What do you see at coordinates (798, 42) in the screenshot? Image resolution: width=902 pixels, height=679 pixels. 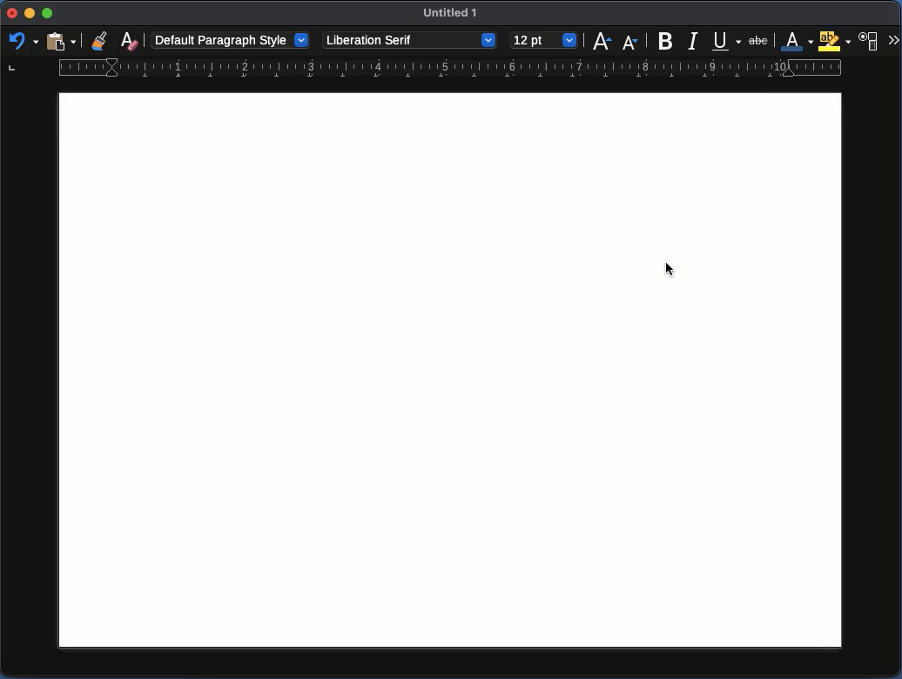 I see `Font color` at bounding box center [798, 42].